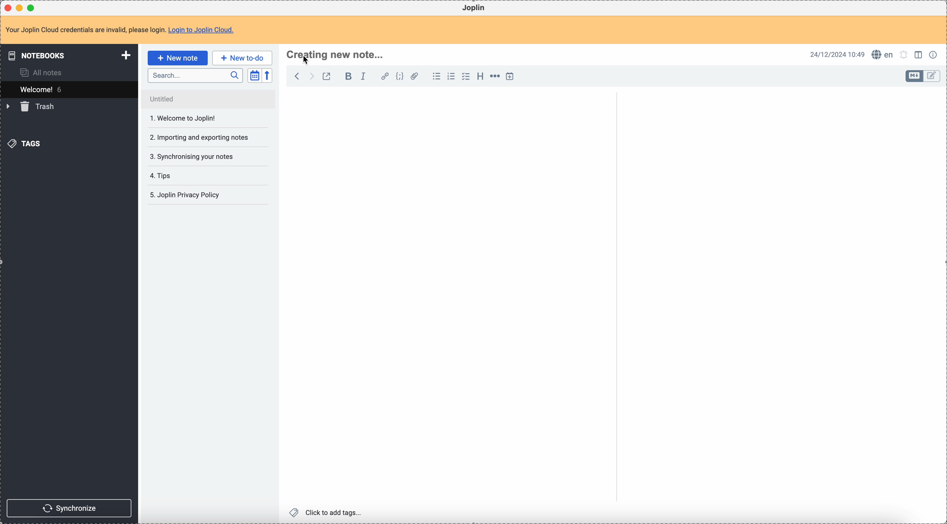 This screenshot has height=524, width=947. What do you see at coordinates (183, 176) in the screenshot?
I see `tips` at bounding box center [183, 176].